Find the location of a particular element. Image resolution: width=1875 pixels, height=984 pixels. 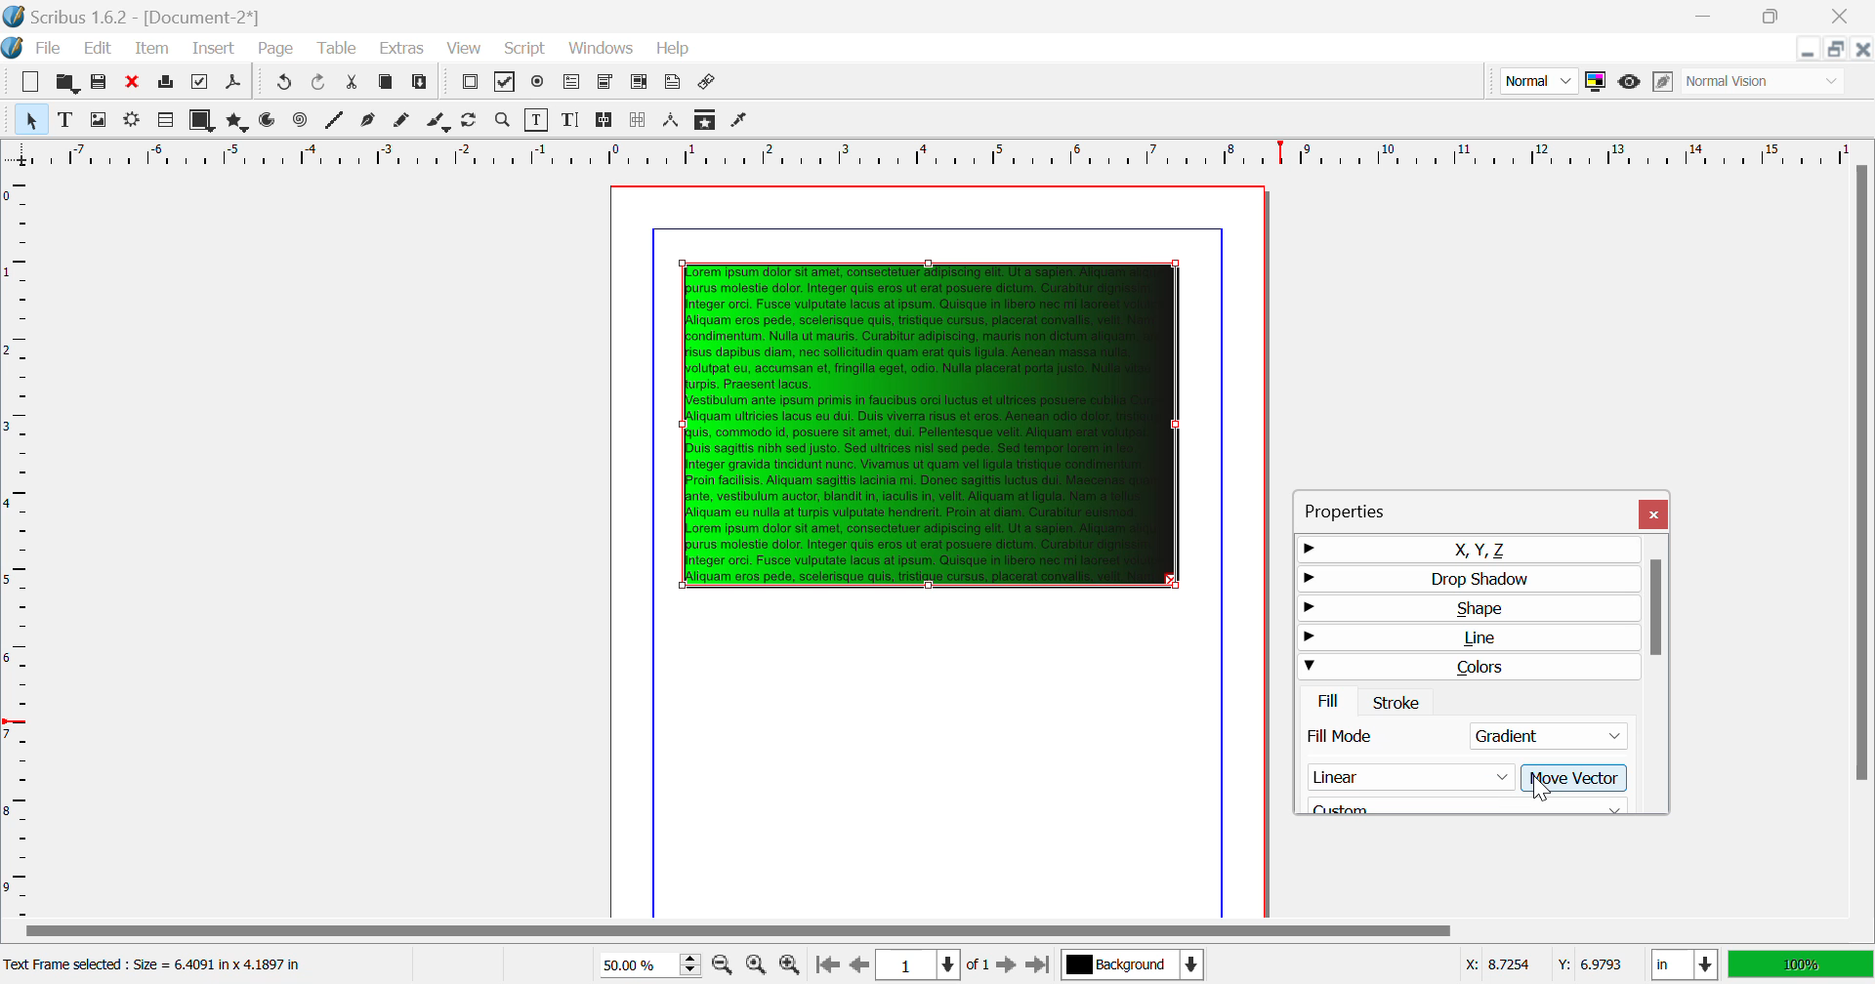

Save is located at coordinates (99, 82).